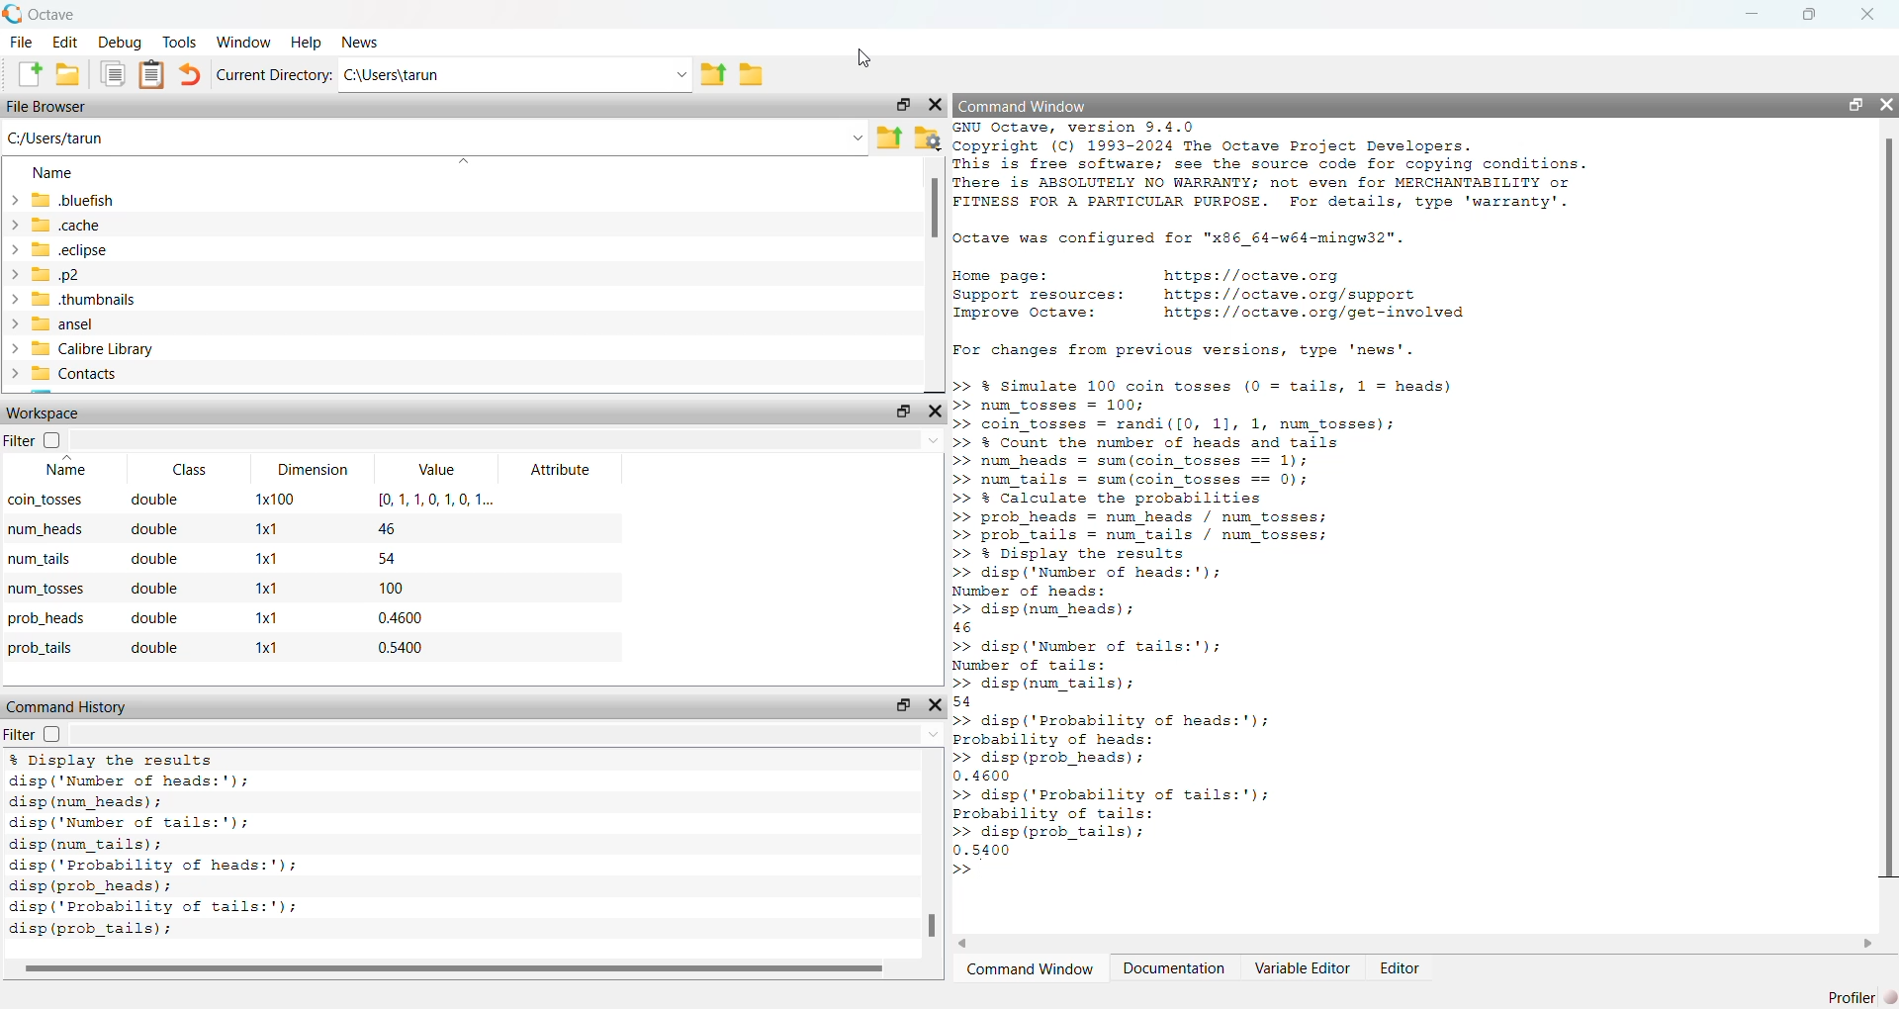 The width and height of the screenshot is (1899, 1009). What do you see at coordinates (559, 469) in the screenshot?
I see `Attribute` at bounding box center [559, 469].